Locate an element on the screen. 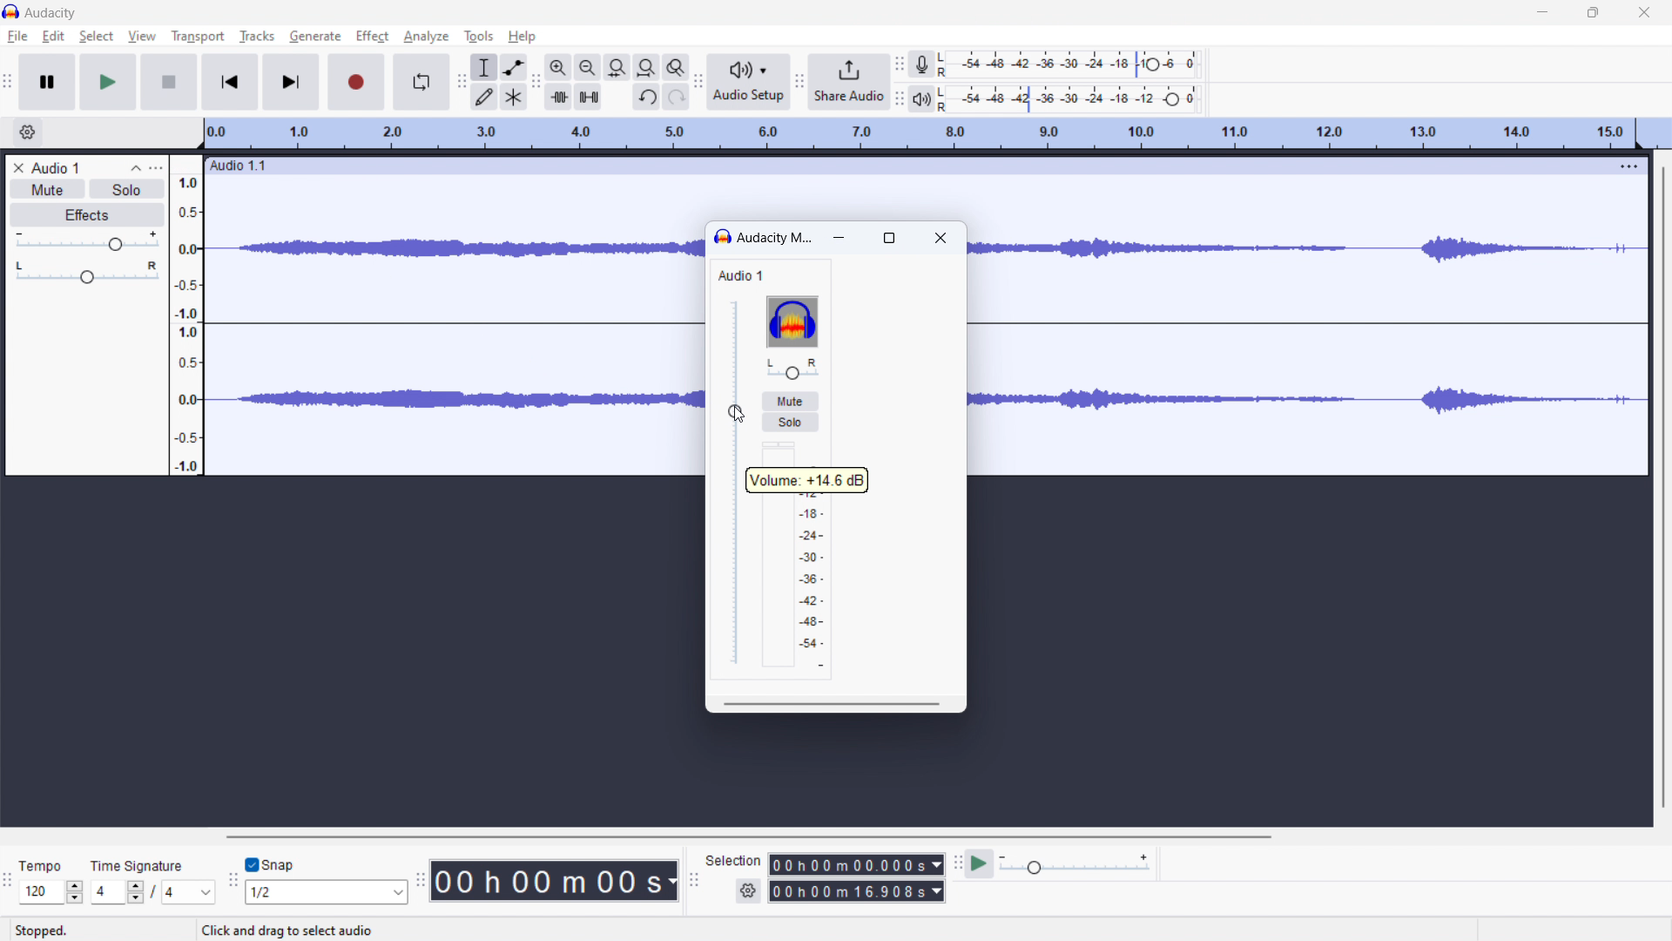 The image size is (1672, 941). transport is located at coordinates (198, 37).